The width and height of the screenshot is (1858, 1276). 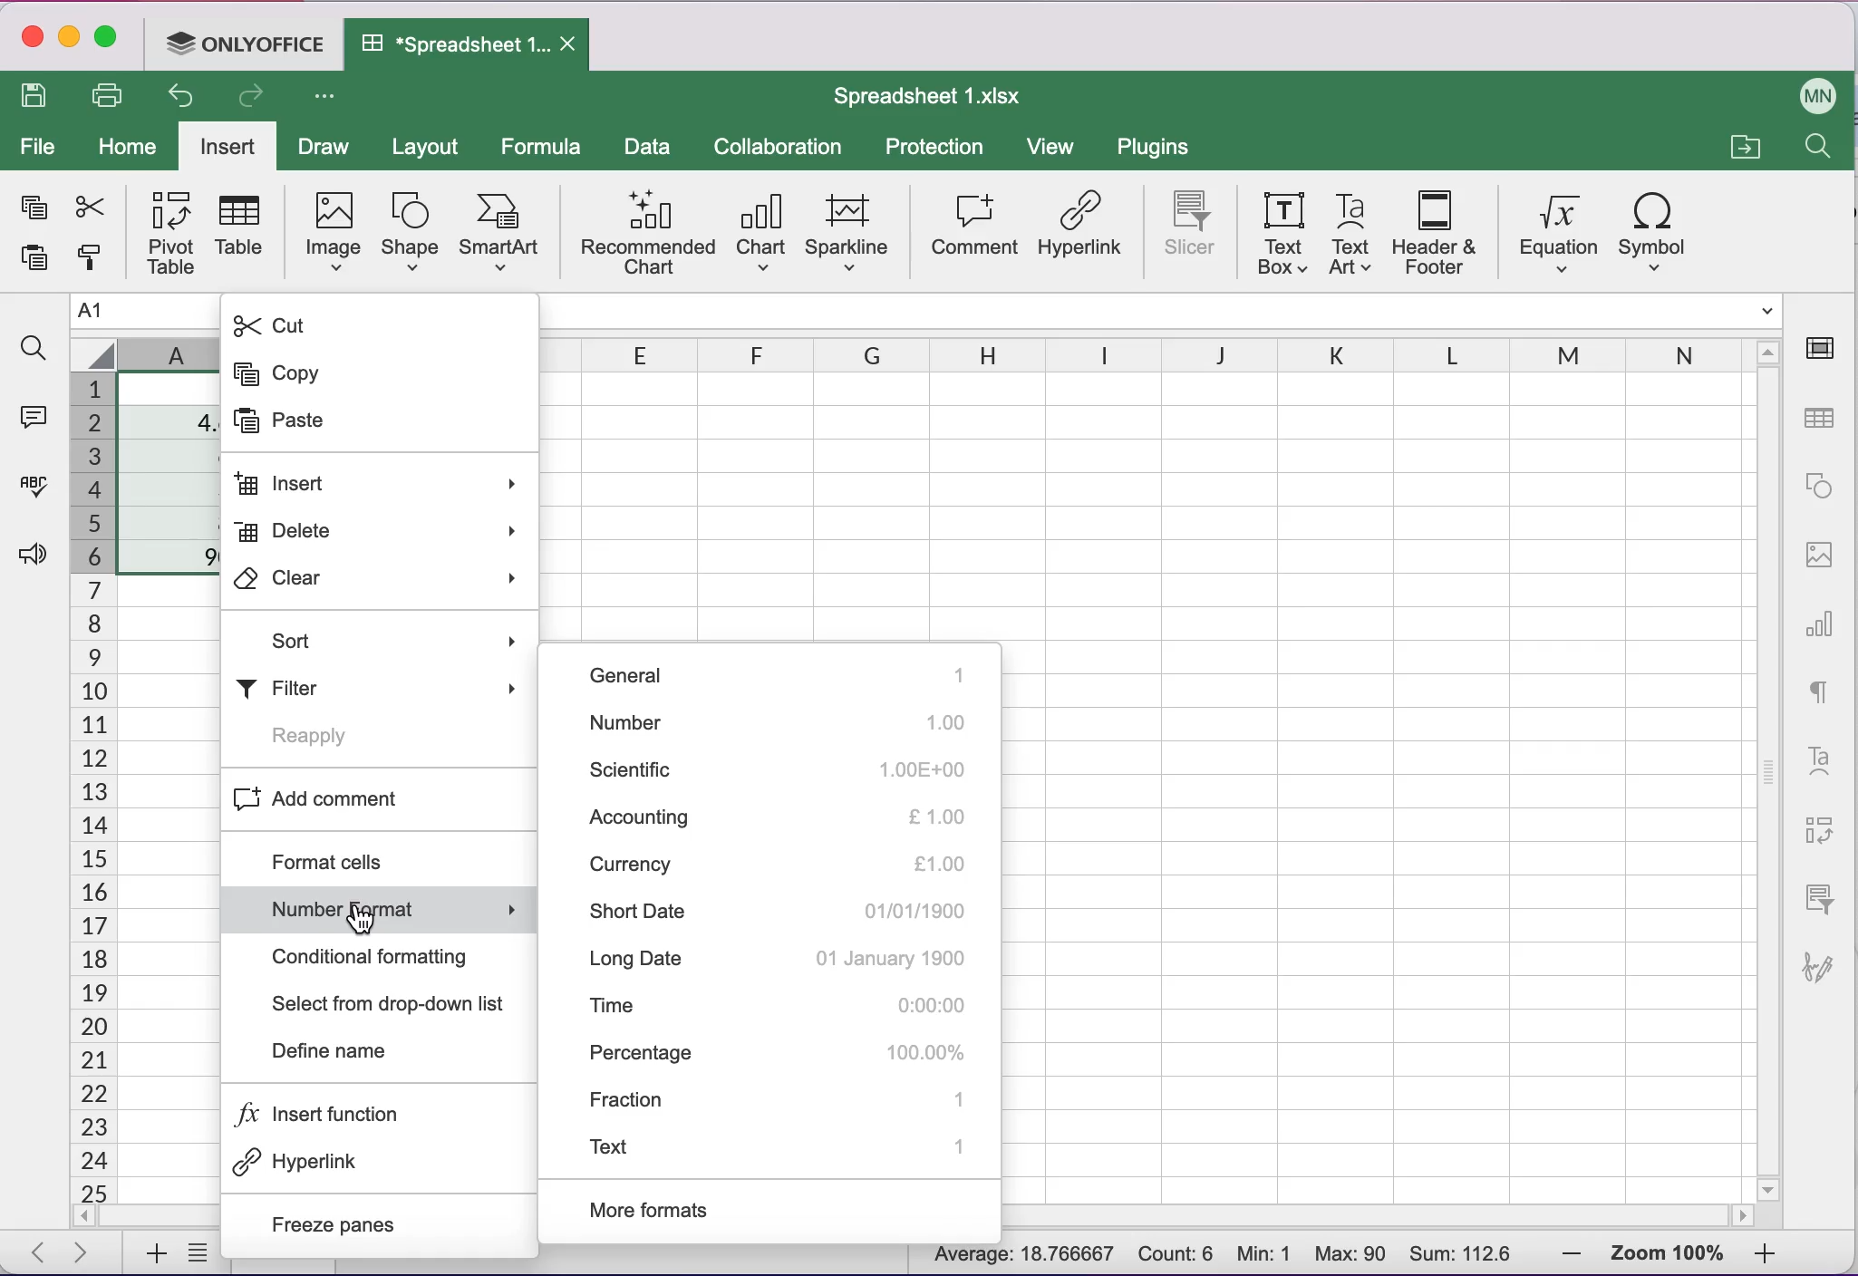 I want to click on hyperlink, so click(x=1083, y=231).